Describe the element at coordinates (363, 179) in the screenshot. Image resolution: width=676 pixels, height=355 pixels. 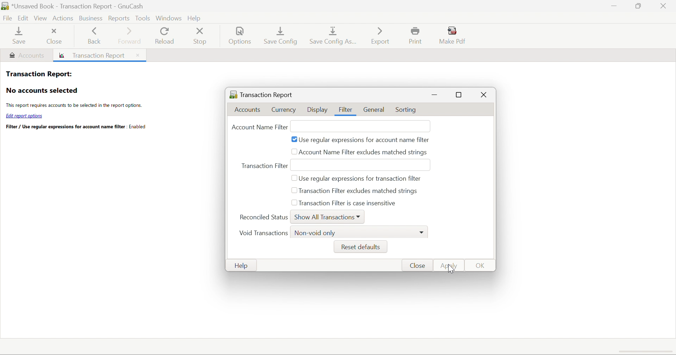
I see `use regular expressions for transaction filter` at that location.